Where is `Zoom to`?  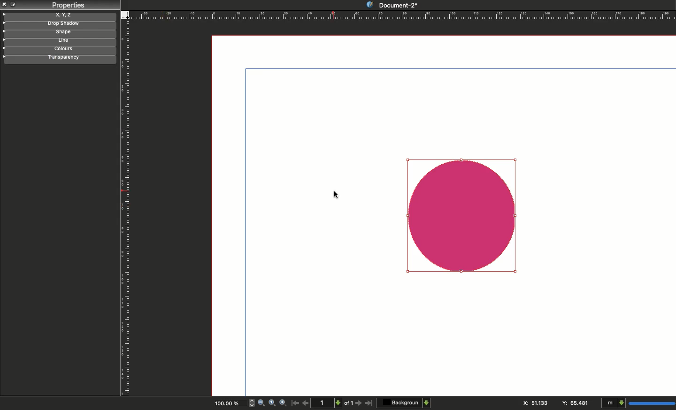 Zoom to is located at coordinates (272, 402).